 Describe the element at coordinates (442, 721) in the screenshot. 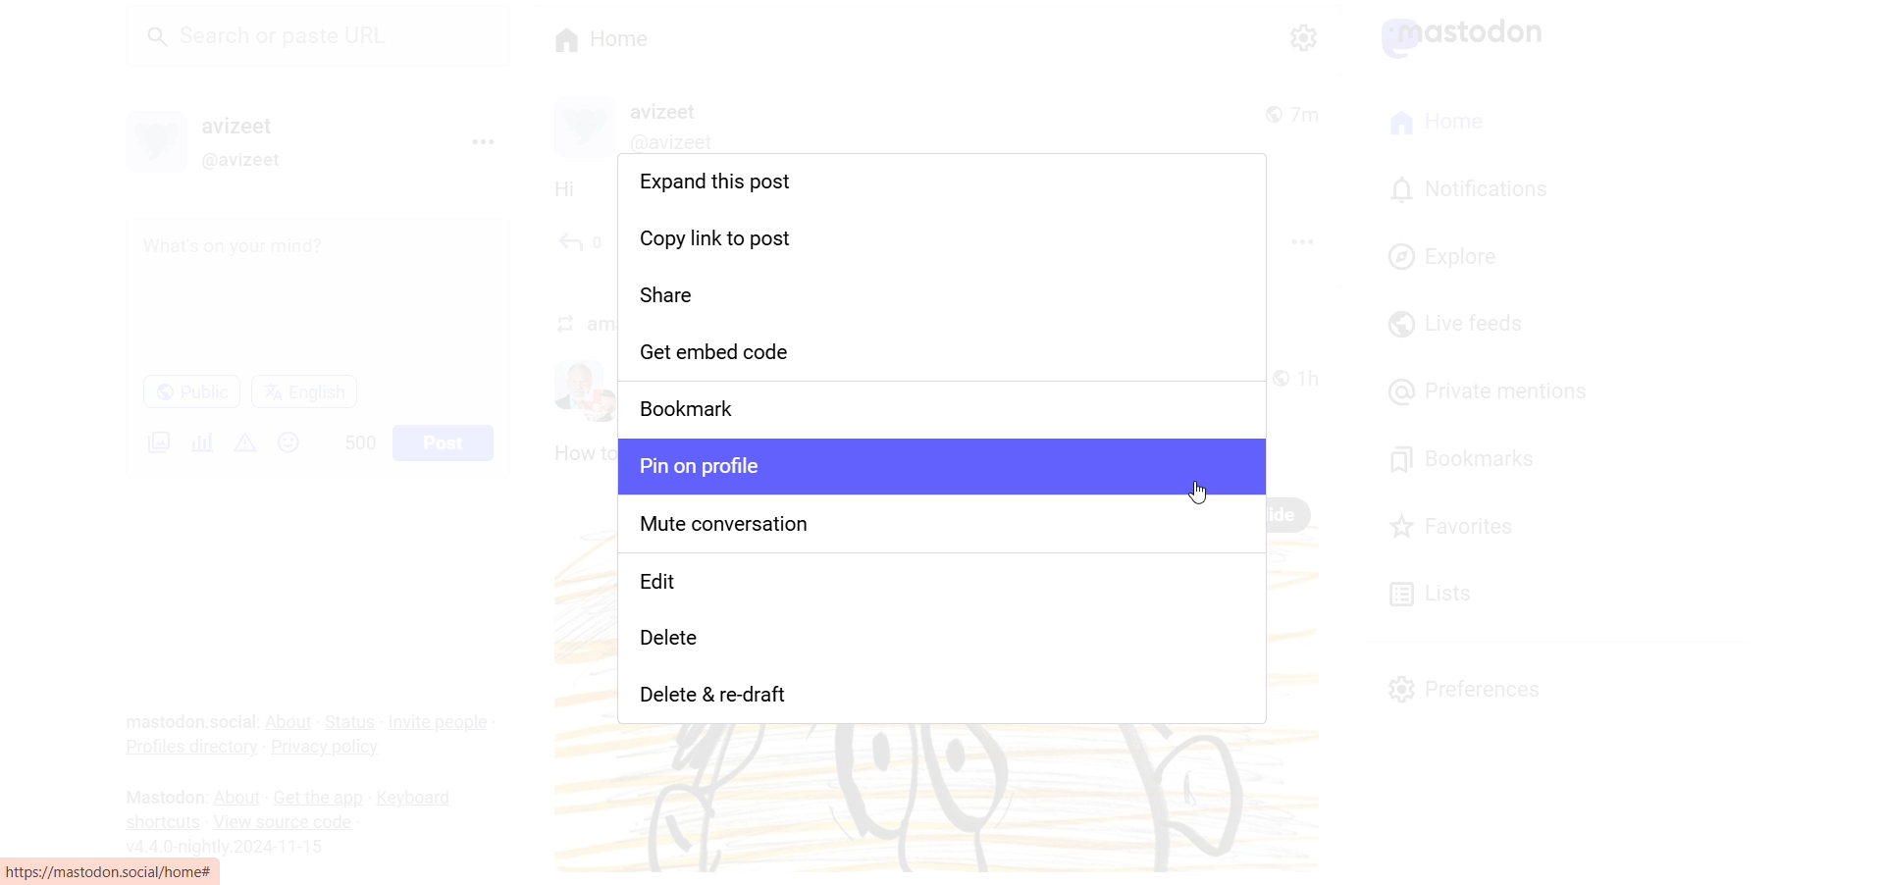

I see `Invite People` at that location.